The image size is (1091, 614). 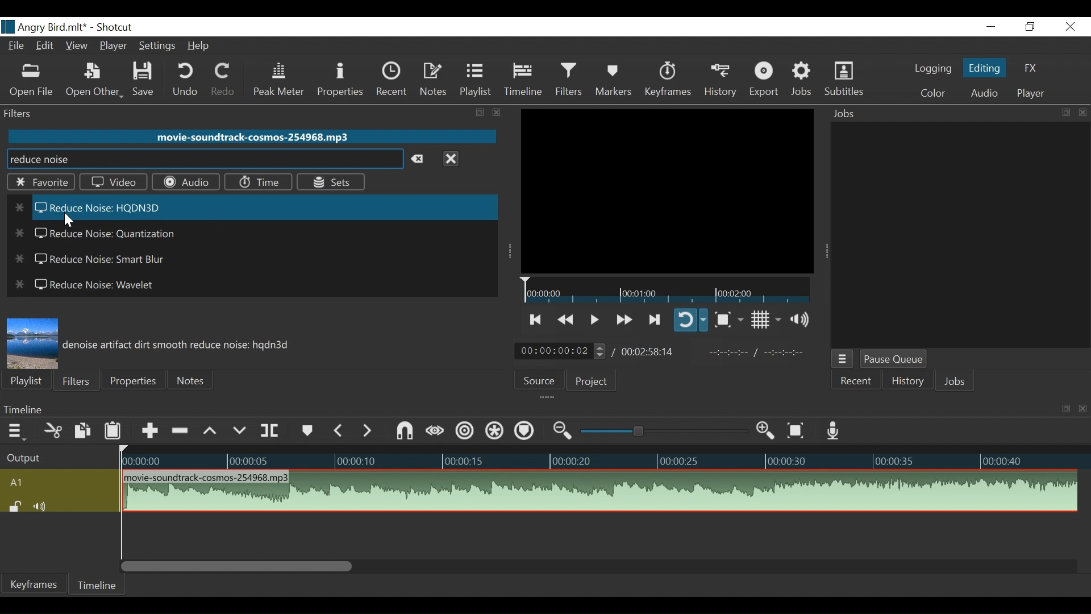 I want to click on Playlist menu, so click(x=26, y=380).